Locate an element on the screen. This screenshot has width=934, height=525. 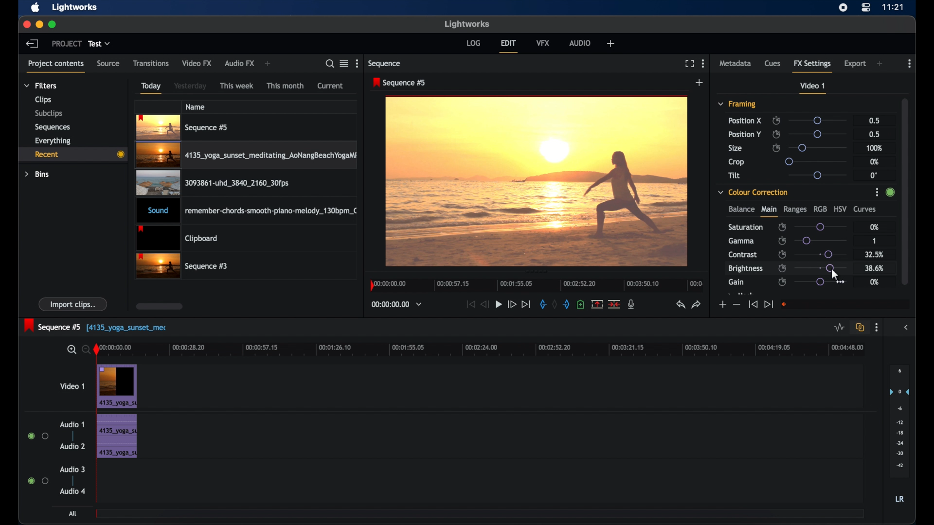
empty field is located at coordinates (844, 304).